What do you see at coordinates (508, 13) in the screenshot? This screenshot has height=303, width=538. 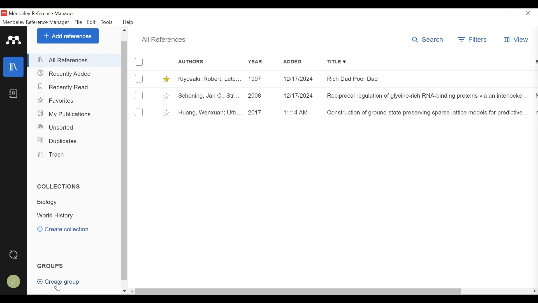 I see `Restore` at bounding box center [508, 13].